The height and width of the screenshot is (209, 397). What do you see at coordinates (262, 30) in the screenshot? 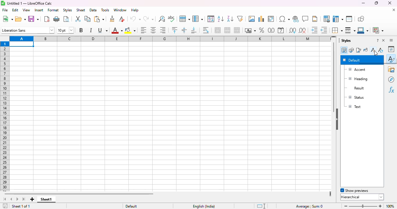
I see `format as percent` at bounding box center [262, 30].